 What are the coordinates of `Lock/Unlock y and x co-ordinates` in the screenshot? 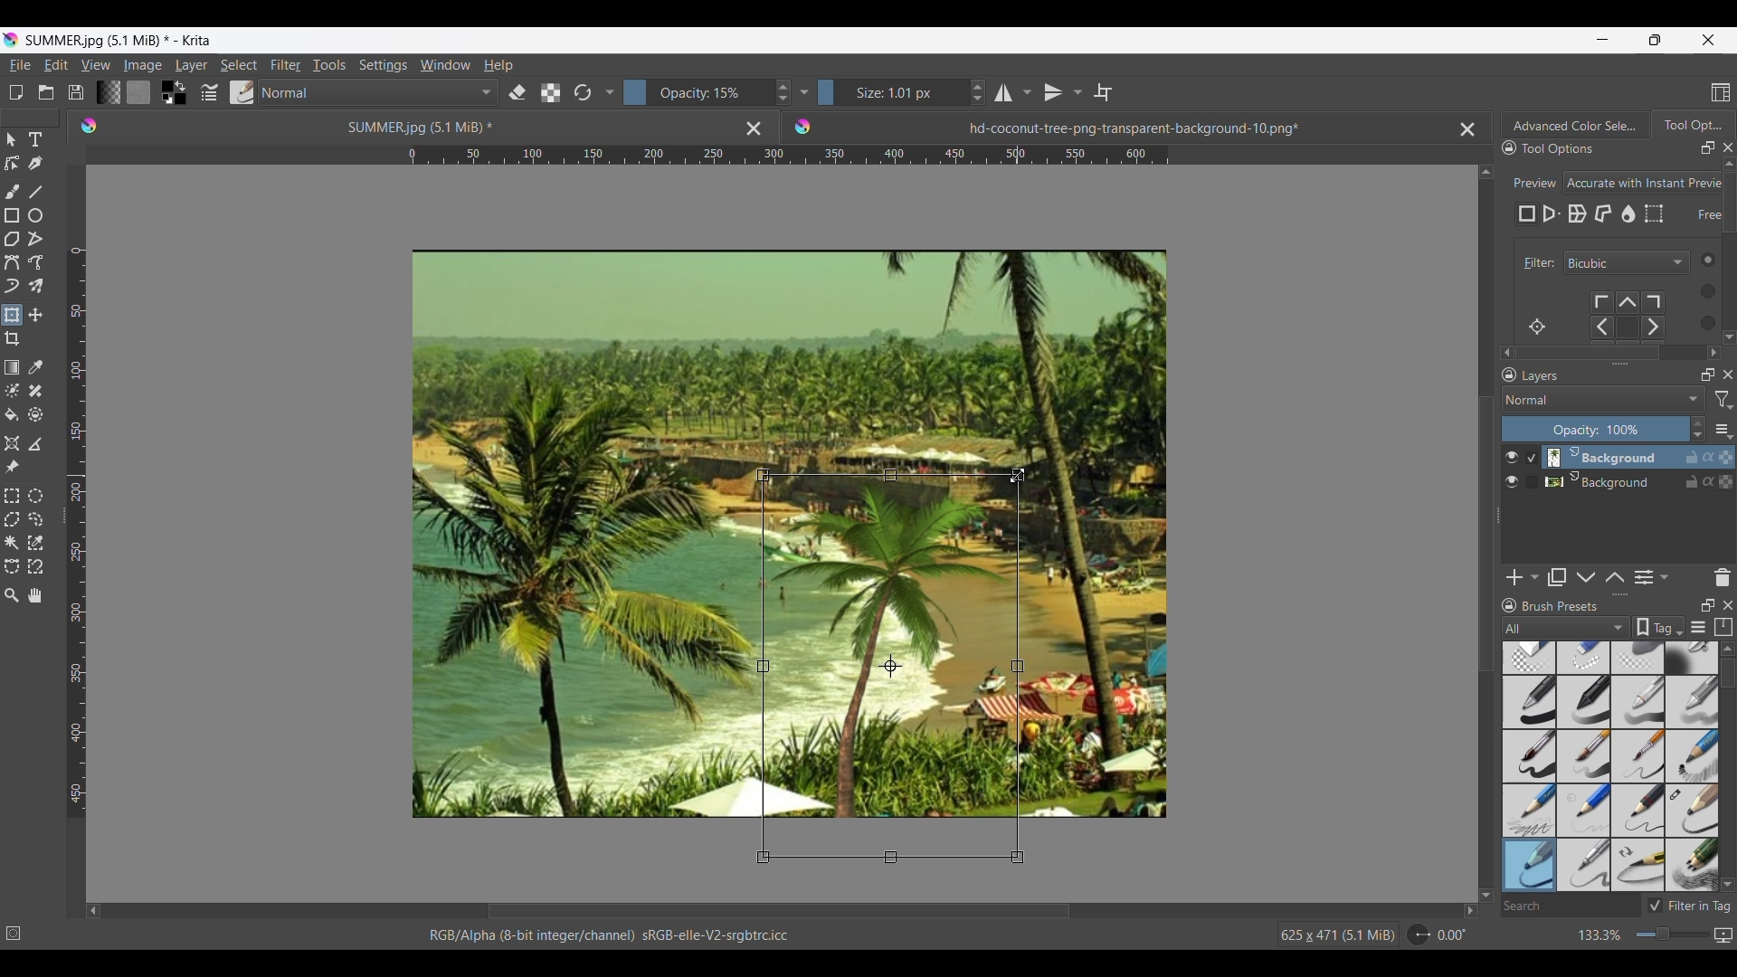 It's located at (1697, 227).